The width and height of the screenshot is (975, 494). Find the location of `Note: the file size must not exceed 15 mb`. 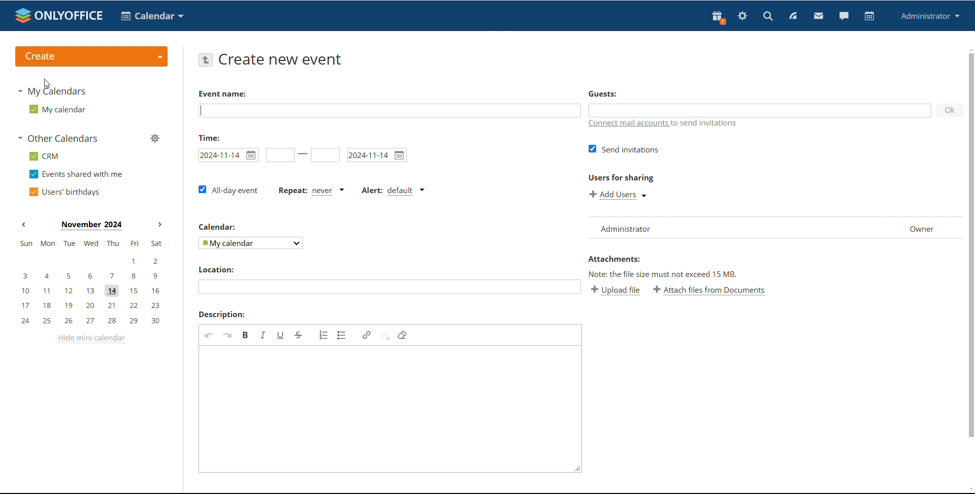

Note: the file size must not exceed 15 mb is located at coordinates (664, 274).